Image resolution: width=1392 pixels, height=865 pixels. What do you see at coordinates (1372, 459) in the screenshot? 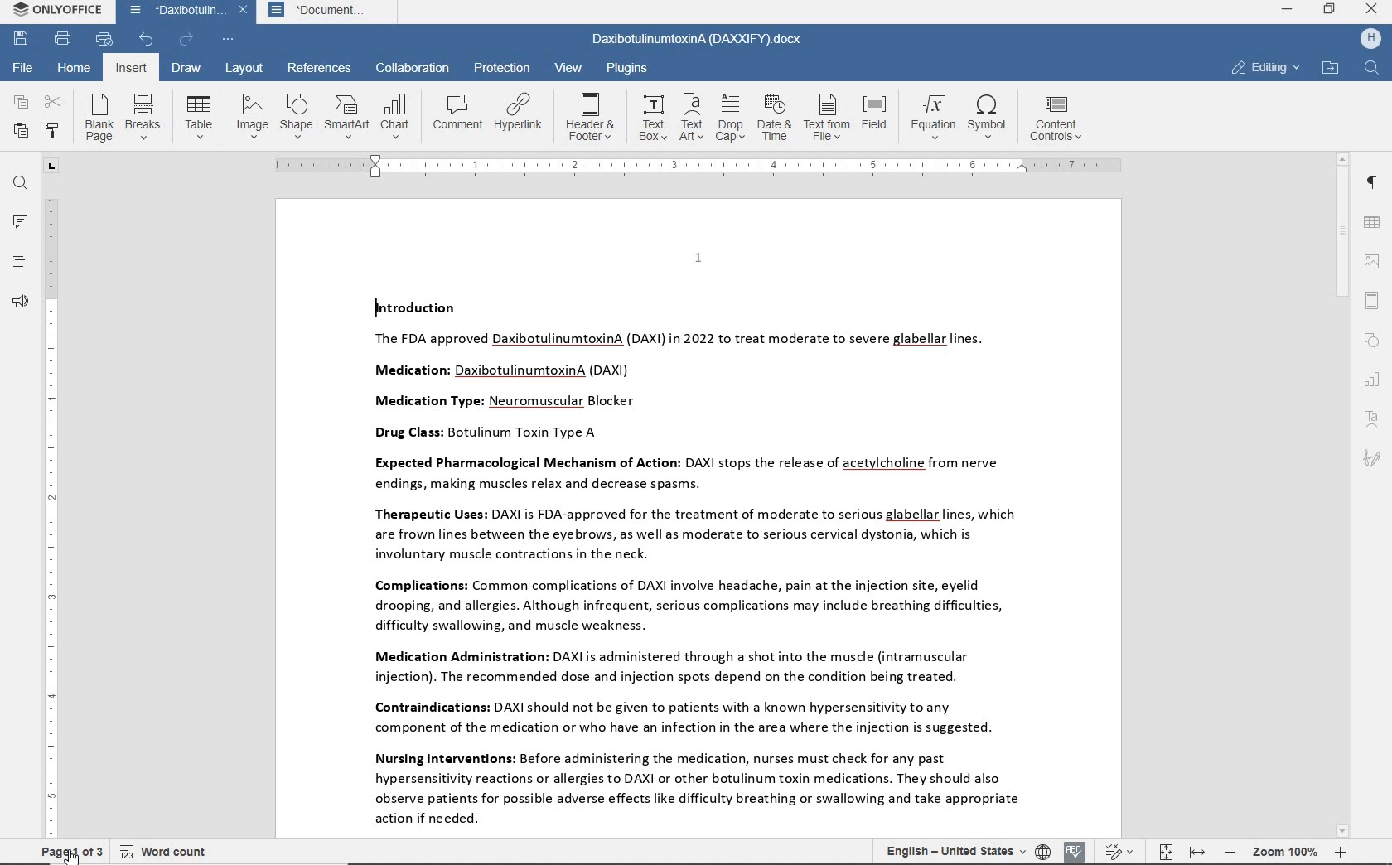
I see `signature` at bounding box center [1372, 459].